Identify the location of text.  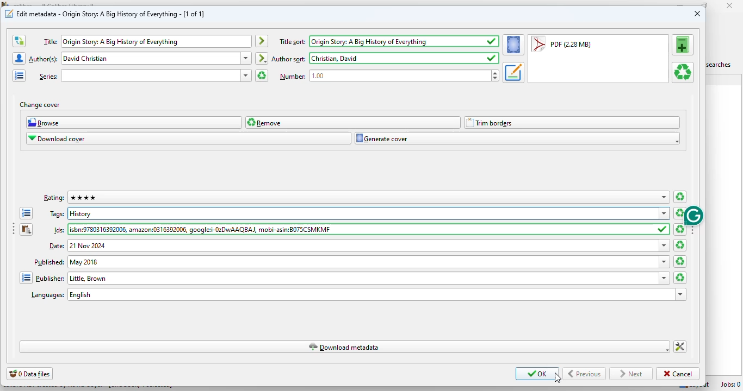
(48, 76).